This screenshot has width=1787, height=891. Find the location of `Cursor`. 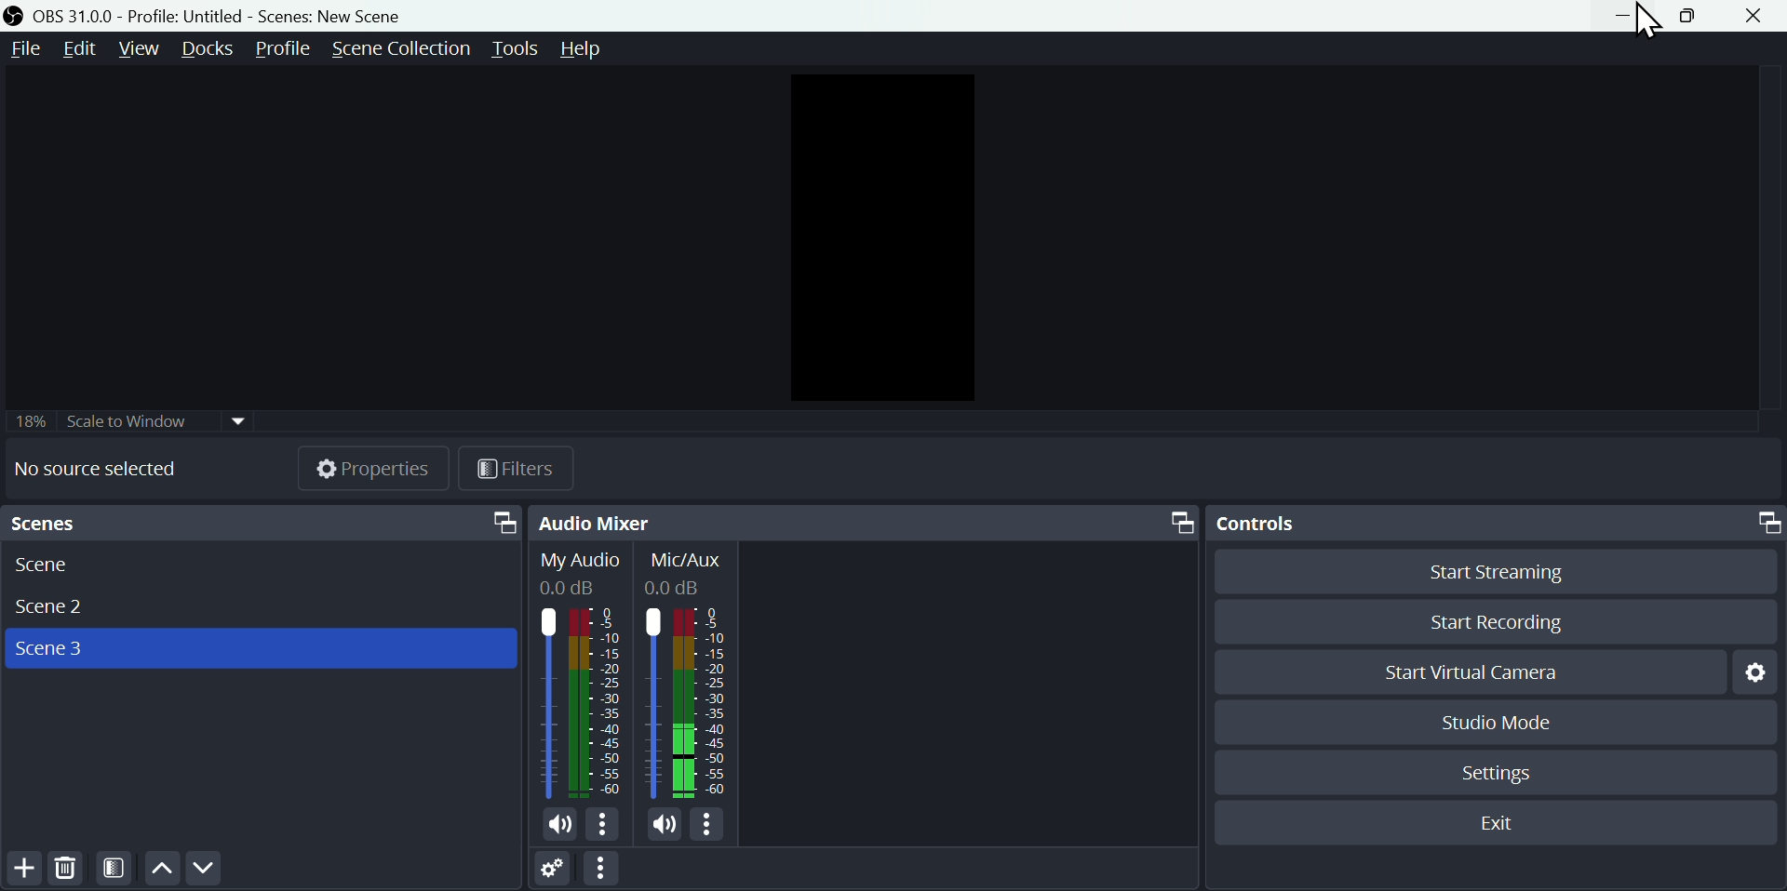

Cursor is located at coordinates (149, 80).